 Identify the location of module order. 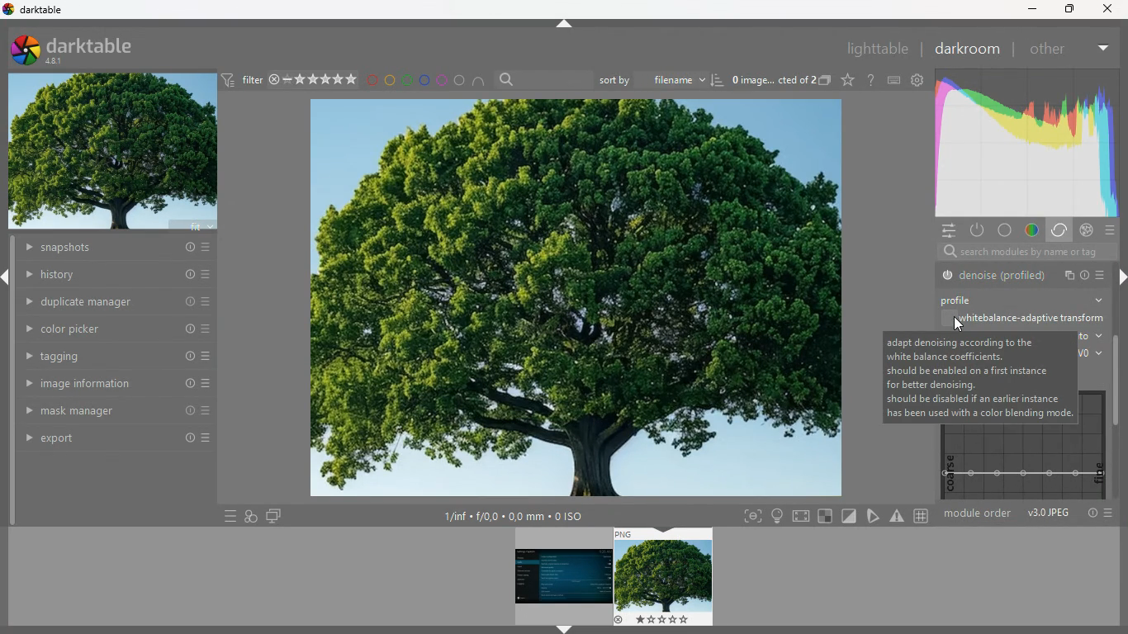
(979, 515).